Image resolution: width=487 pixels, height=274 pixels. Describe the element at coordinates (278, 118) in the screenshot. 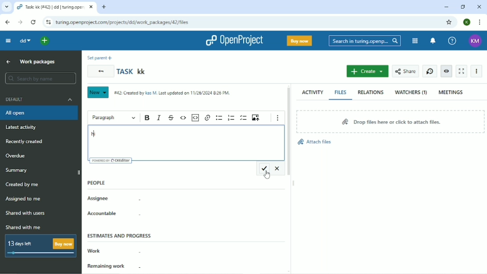

I see `Show more items` at that location.